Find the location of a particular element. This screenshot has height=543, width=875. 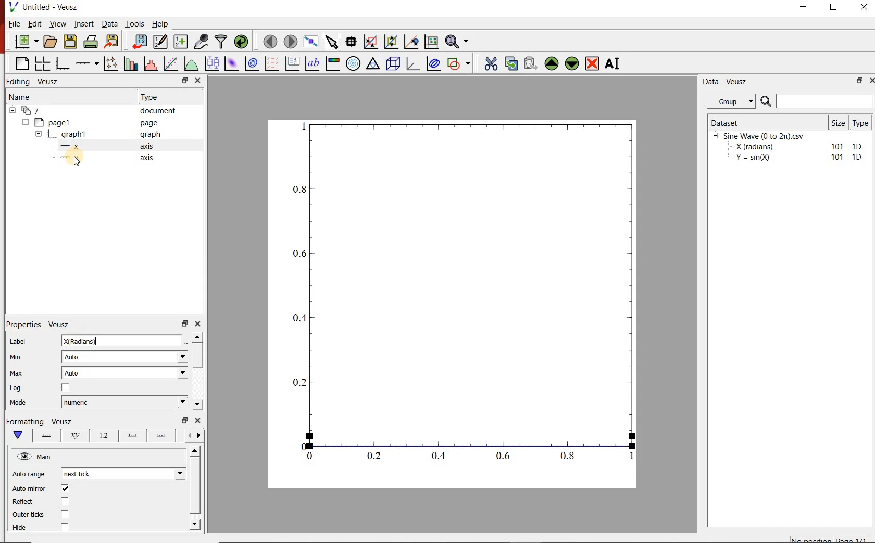

new document is located at coordinates (27, 42).